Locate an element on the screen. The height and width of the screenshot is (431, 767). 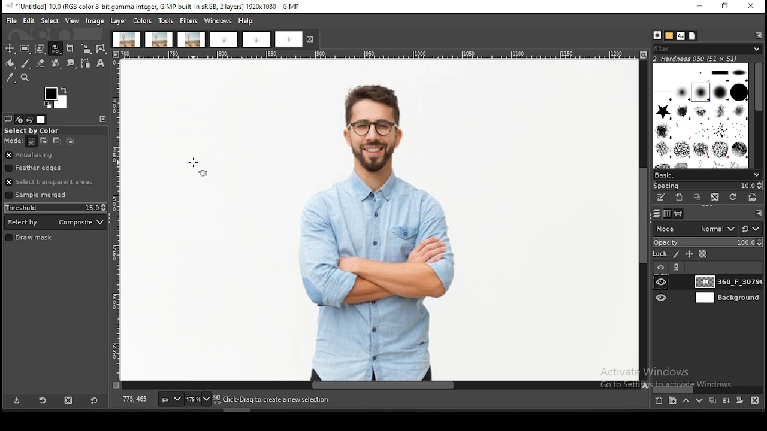
edit this brush is located at coordinates (660, 198).